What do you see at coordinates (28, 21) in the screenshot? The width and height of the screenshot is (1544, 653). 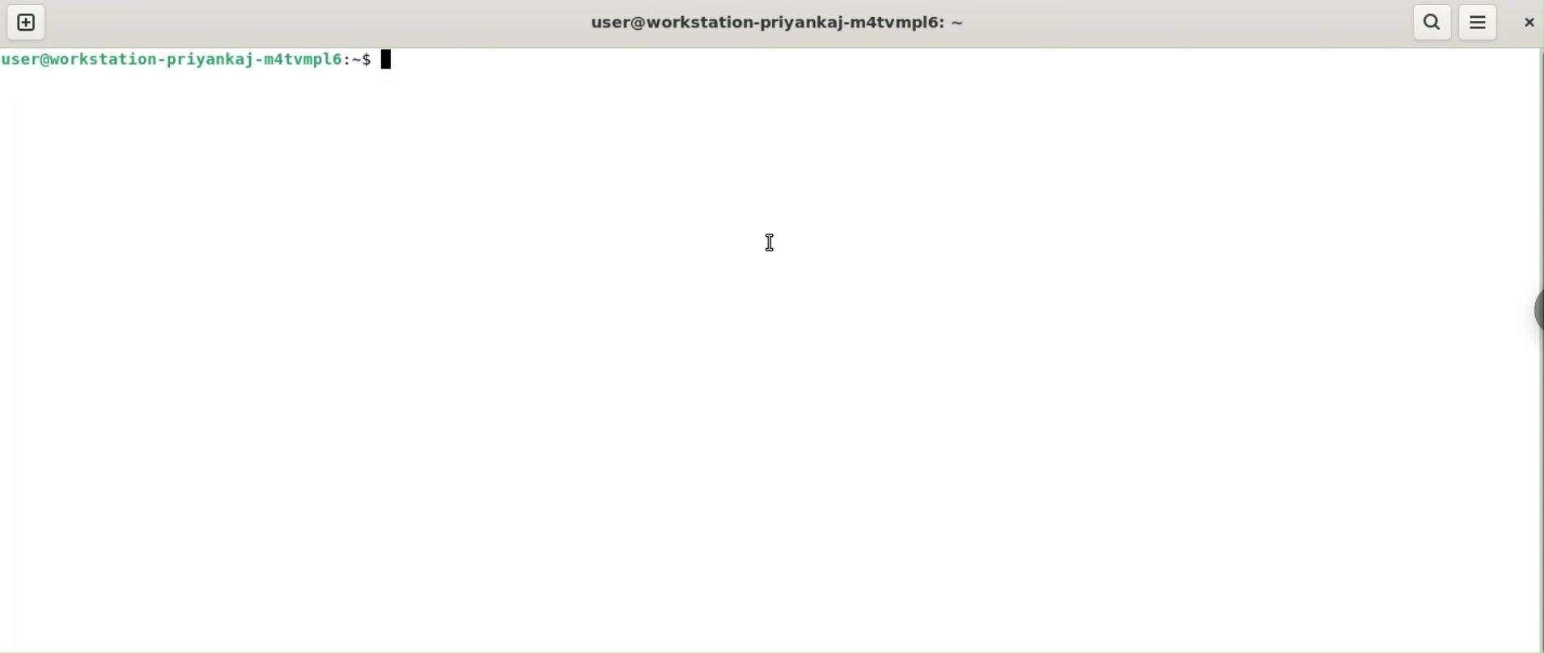 I see `new tab` at bounding box center [28, 21].